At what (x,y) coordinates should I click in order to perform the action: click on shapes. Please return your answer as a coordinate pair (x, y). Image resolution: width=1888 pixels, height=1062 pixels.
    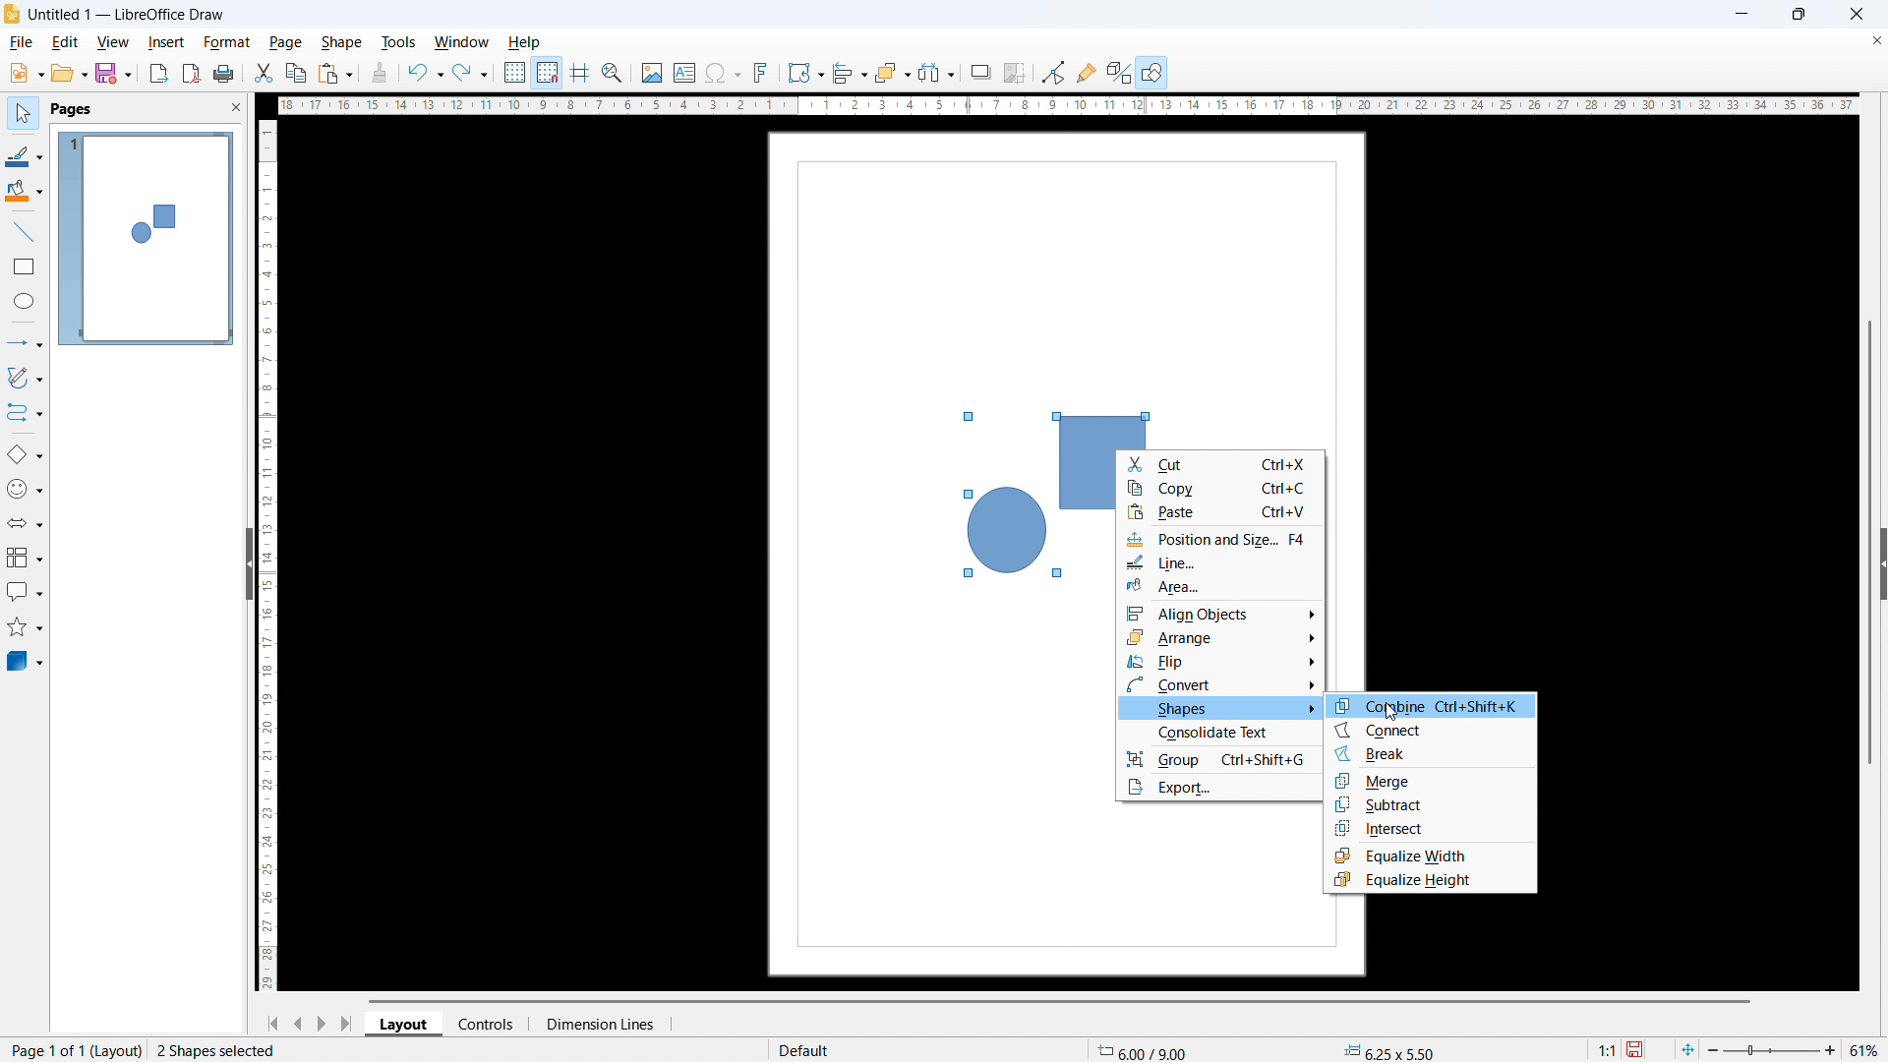
    Looking at the image, I should click on (1219, 708).